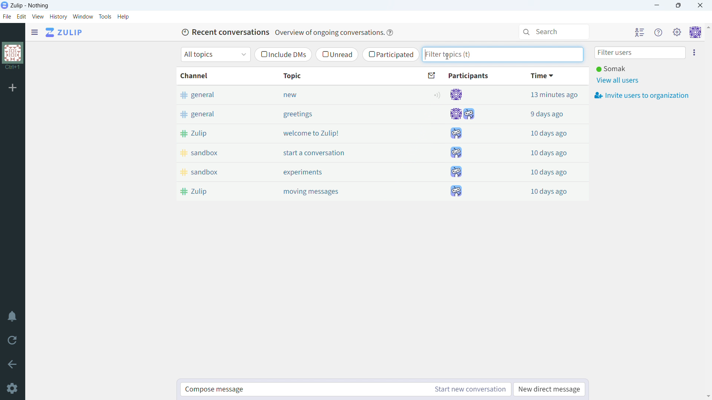 The image size is (712, 400). Describe the element at coordinates (462, 143) in the screenshot. I see `participants` at that location.